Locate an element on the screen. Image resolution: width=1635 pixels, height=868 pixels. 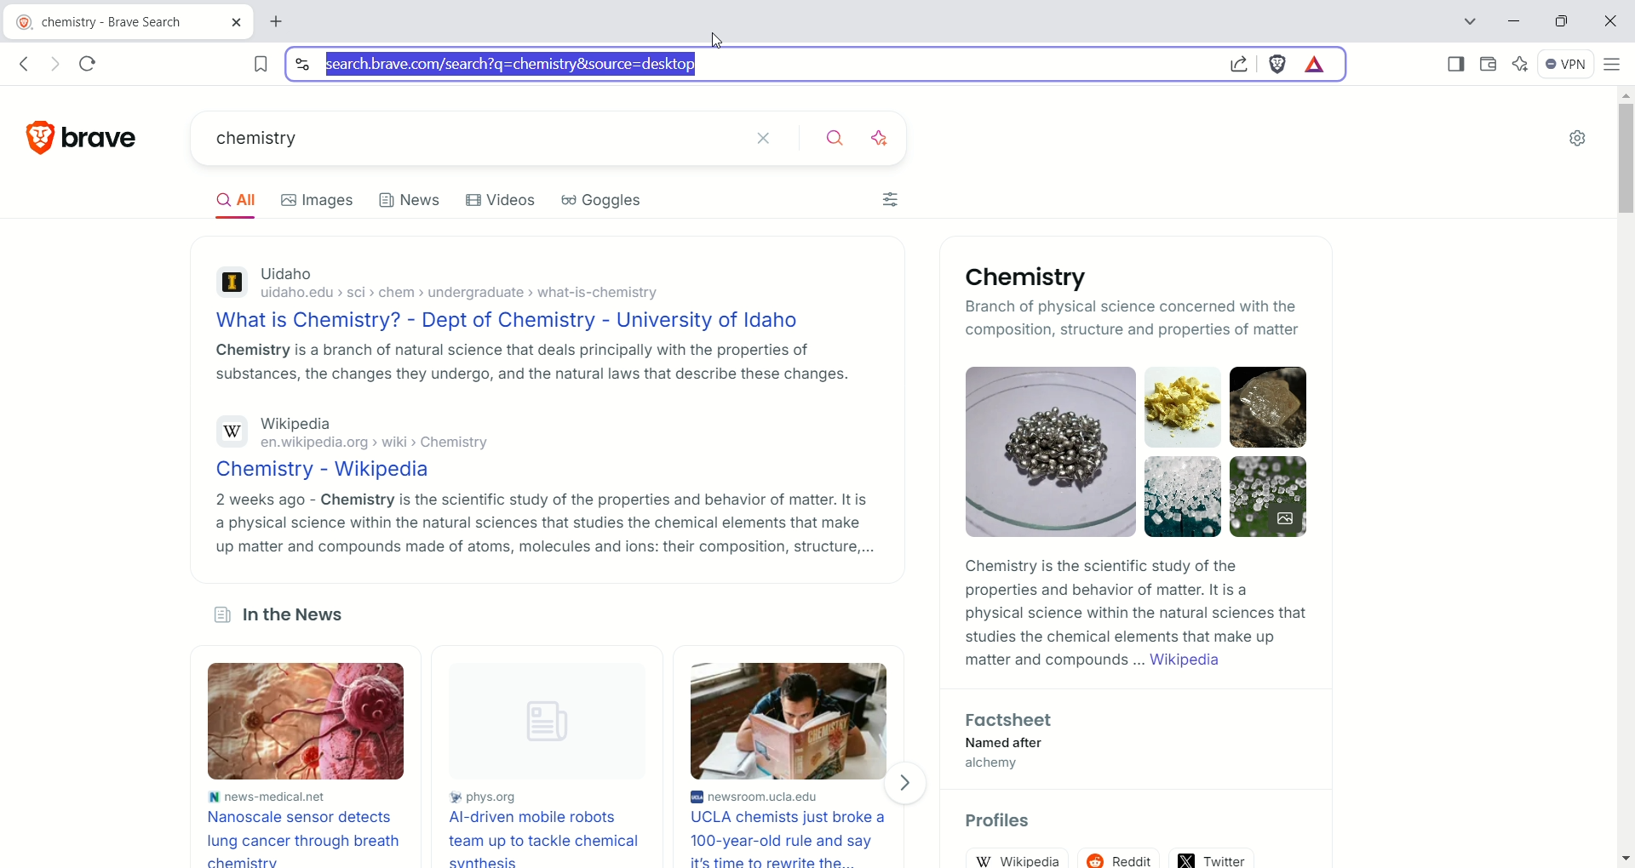
AI-driven mobile robots team up to tackle chemical synthesis is located at coordinates (553, 839).